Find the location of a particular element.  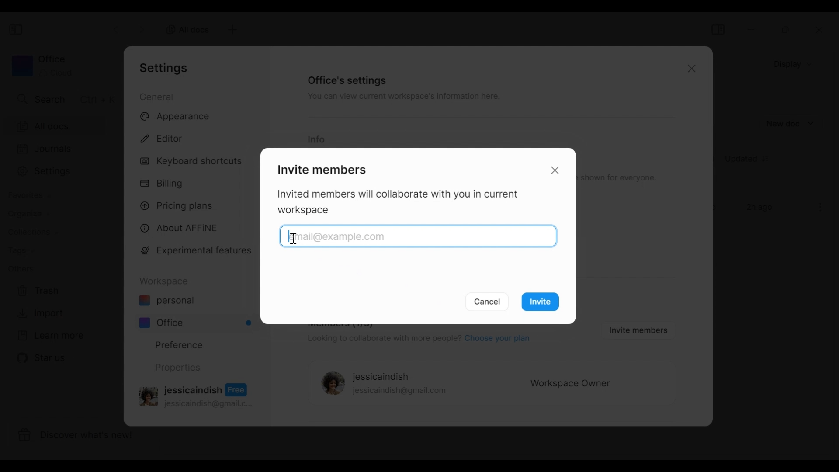

You can view current workspace's information here. is located at coordinates (402, 98).